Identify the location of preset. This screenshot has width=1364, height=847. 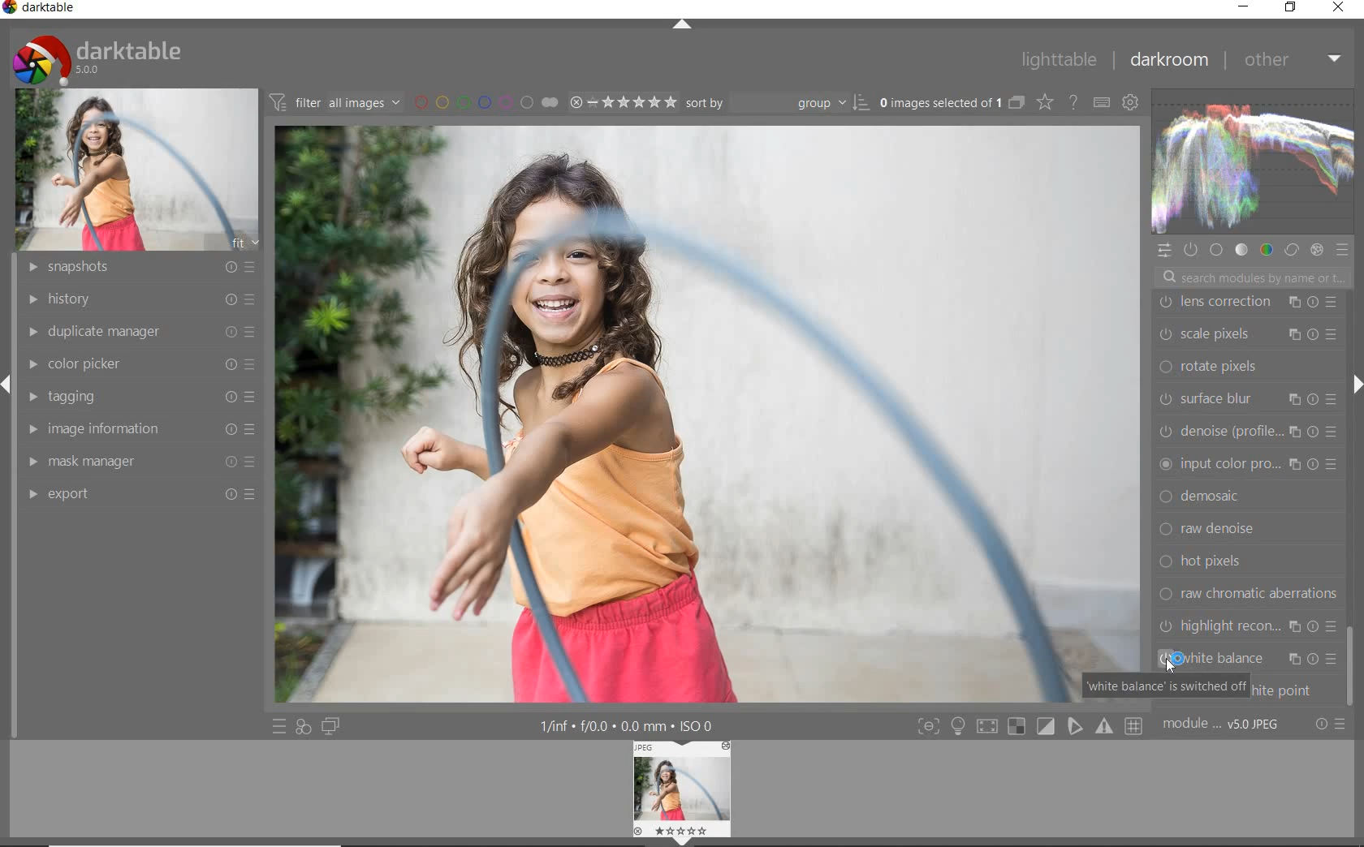
(1345, 253).